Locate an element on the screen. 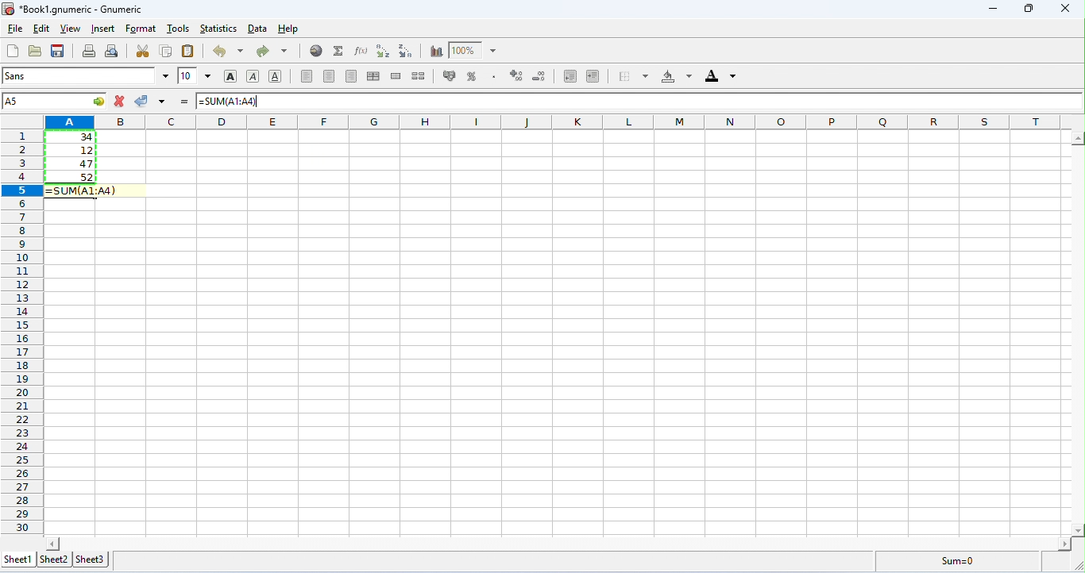 The image size is (1085, 573). insert chart is located at coordinates (436, 52).